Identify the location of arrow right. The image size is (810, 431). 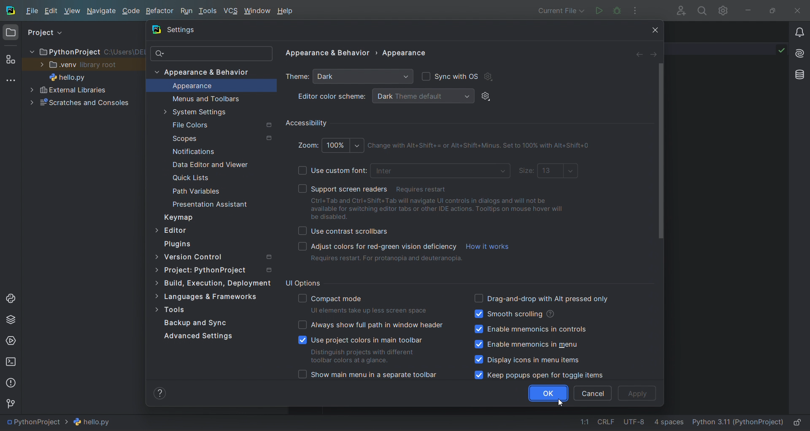
(654, 54).